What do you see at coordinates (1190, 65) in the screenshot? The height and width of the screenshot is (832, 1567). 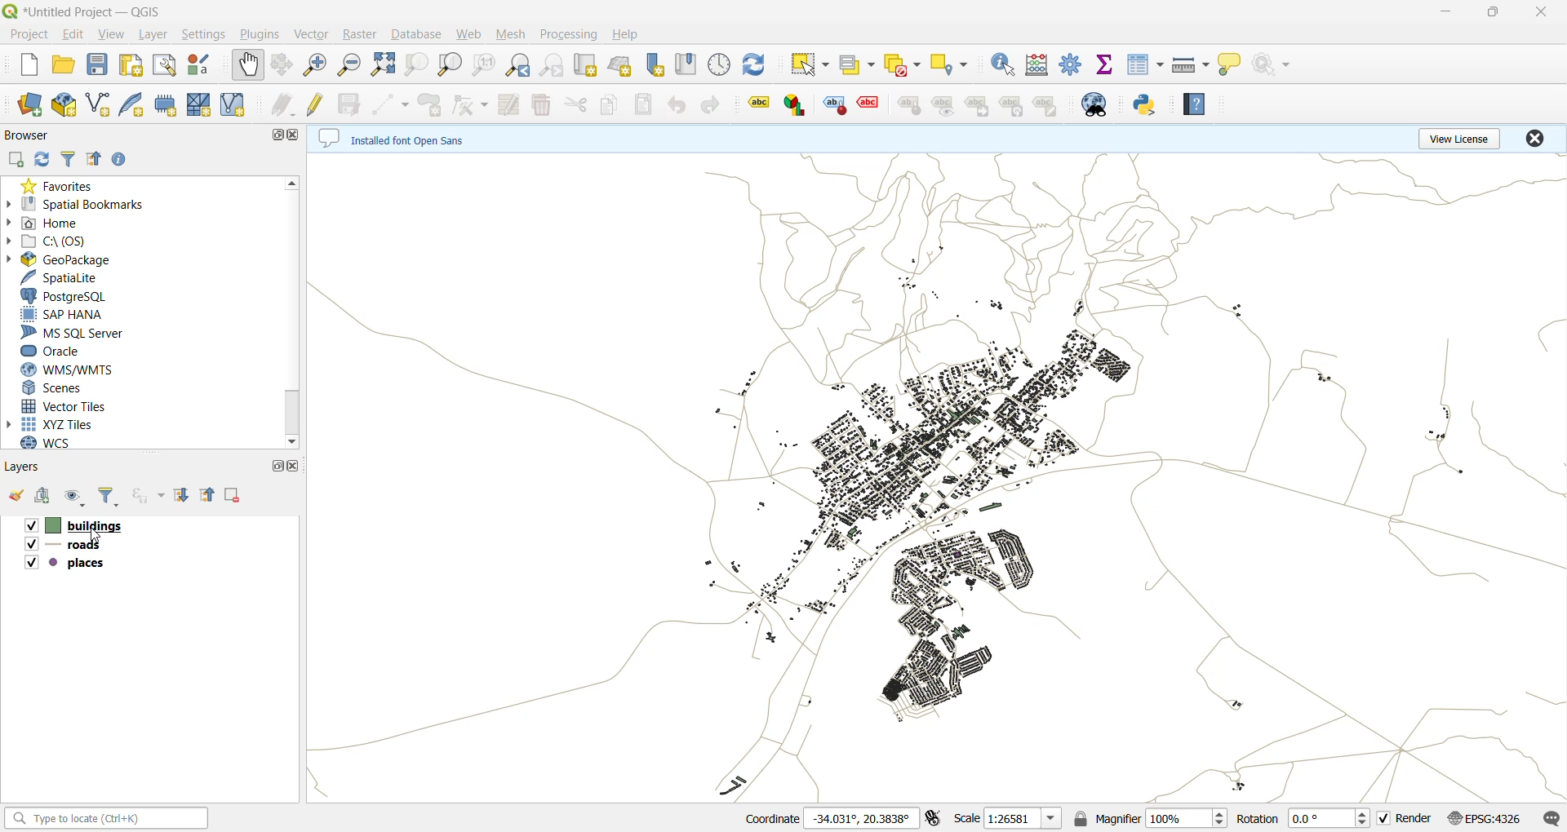 I see `measure line` at bounding box center [1190, 65].